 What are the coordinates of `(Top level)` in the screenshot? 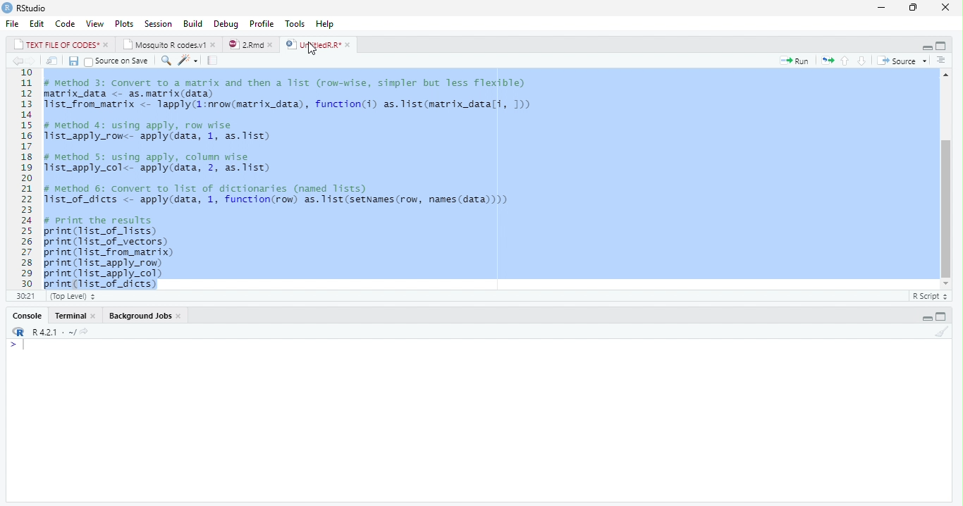 It's located at (75, 297).